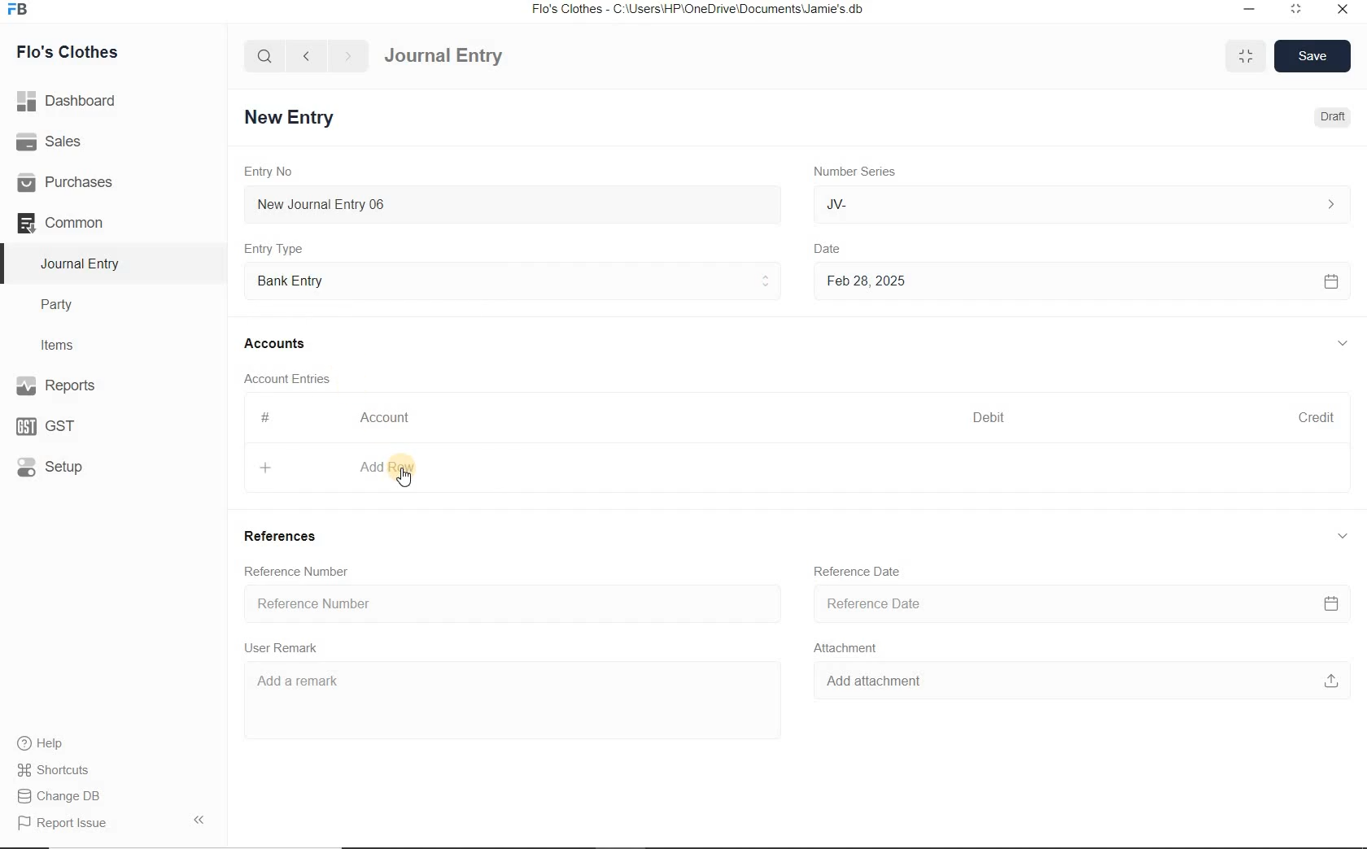 Image resolution: width=1367 pixels, height=849 pixels. Describe the element at coordinates (408, 481) in the screenshot. I see `cursor` at that location.